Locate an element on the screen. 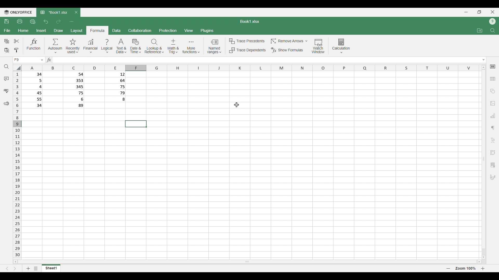 This screenshot has height=280, width=499. Current sheet is located at coordinates (51, 269).